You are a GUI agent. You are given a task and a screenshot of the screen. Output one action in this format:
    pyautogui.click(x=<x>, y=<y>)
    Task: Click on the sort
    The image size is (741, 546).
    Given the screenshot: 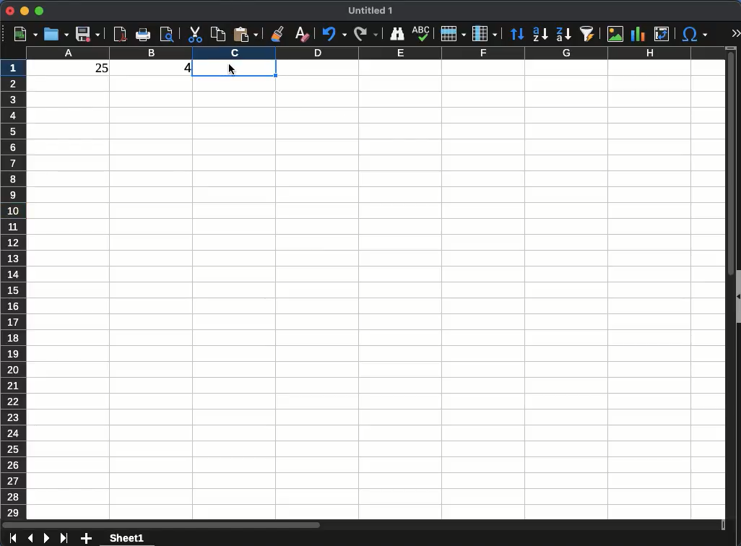 What is the action you would take?
    pyautogui.click(x=519, y=34)
    